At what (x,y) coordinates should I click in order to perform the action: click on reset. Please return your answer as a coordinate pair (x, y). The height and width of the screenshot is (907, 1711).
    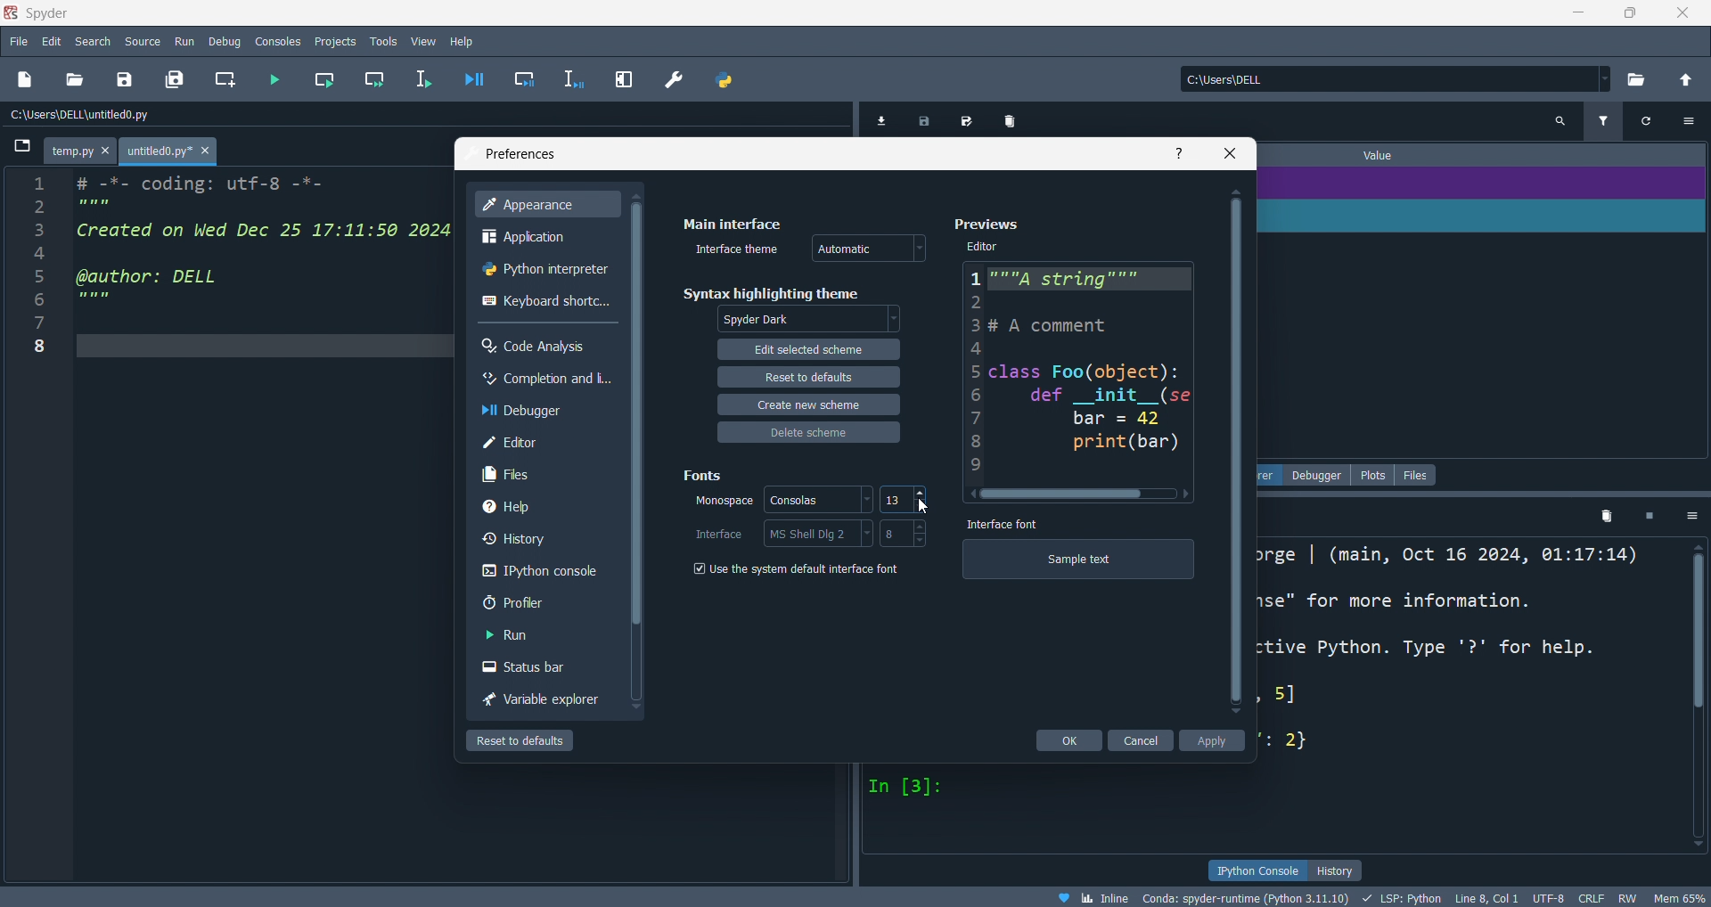
    Looking at the image, I should click on (806, 375).